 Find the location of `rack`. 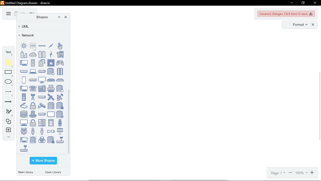

rack is located at coordinates (24, 97).